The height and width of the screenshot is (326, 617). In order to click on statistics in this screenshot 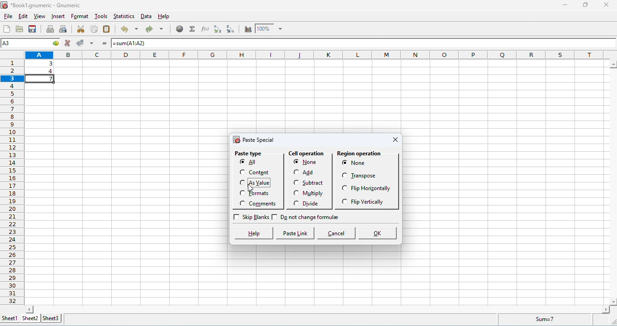, I will do `click(124, 17)`.